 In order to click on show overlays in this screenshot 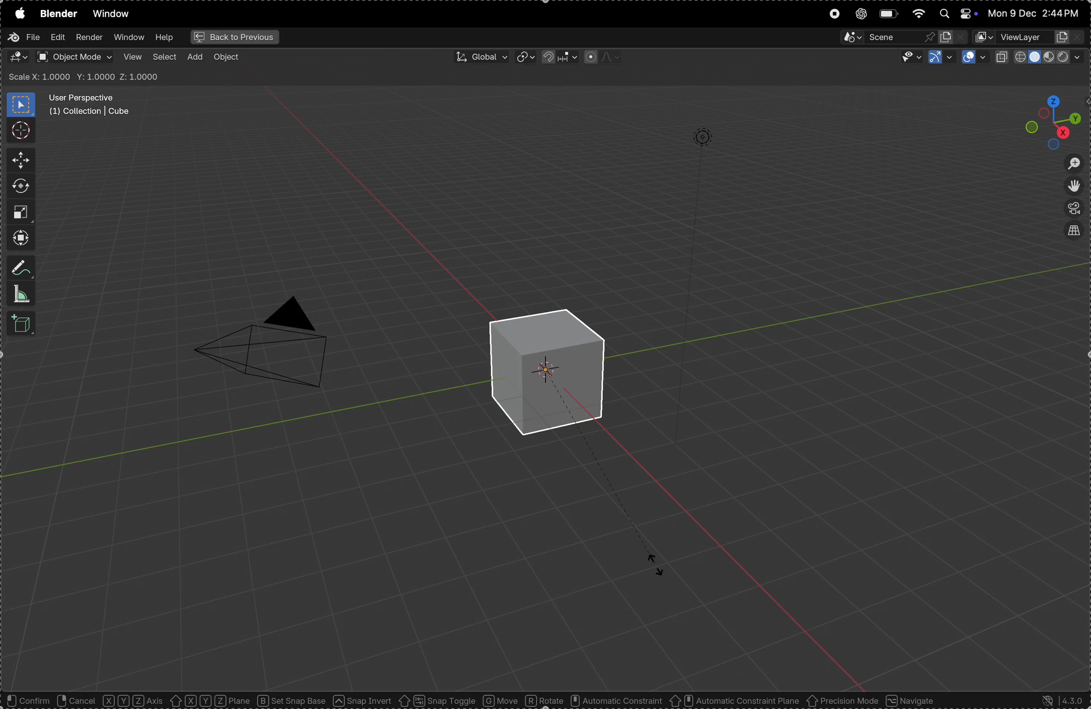, I will do `click(974, 58)`.